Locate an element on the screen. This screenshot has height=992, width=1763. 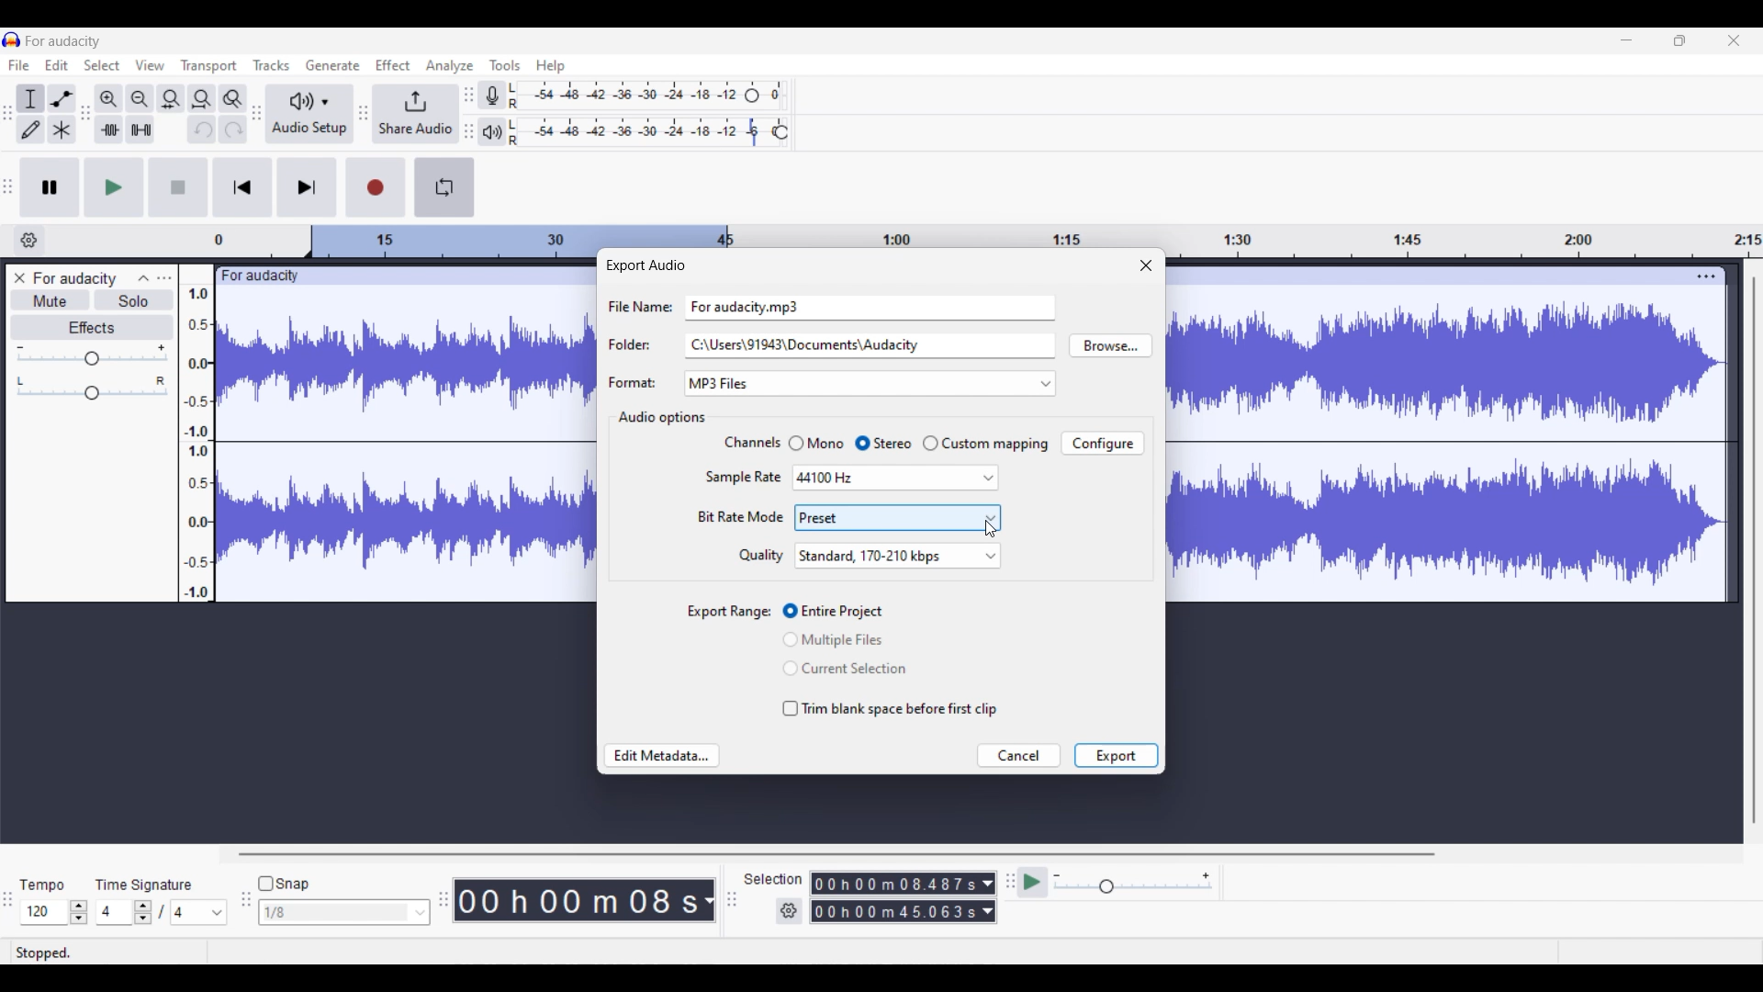
Scale to measure intensty if sound is located at coordinates (197, 444).